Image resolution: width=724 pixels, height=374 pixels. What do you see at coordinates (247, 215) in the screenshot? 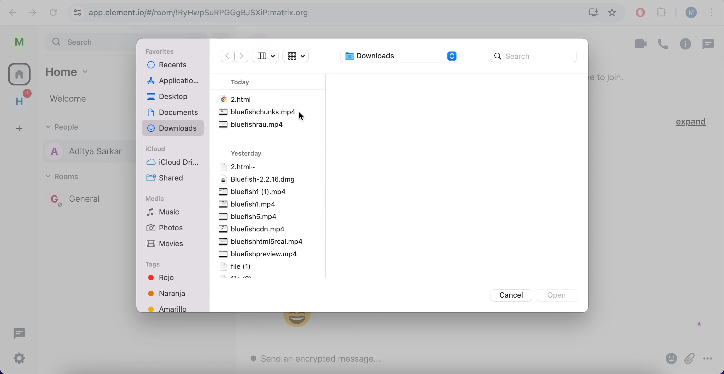
I see `bluefish5.mp4` at bounding box center [247, 215].